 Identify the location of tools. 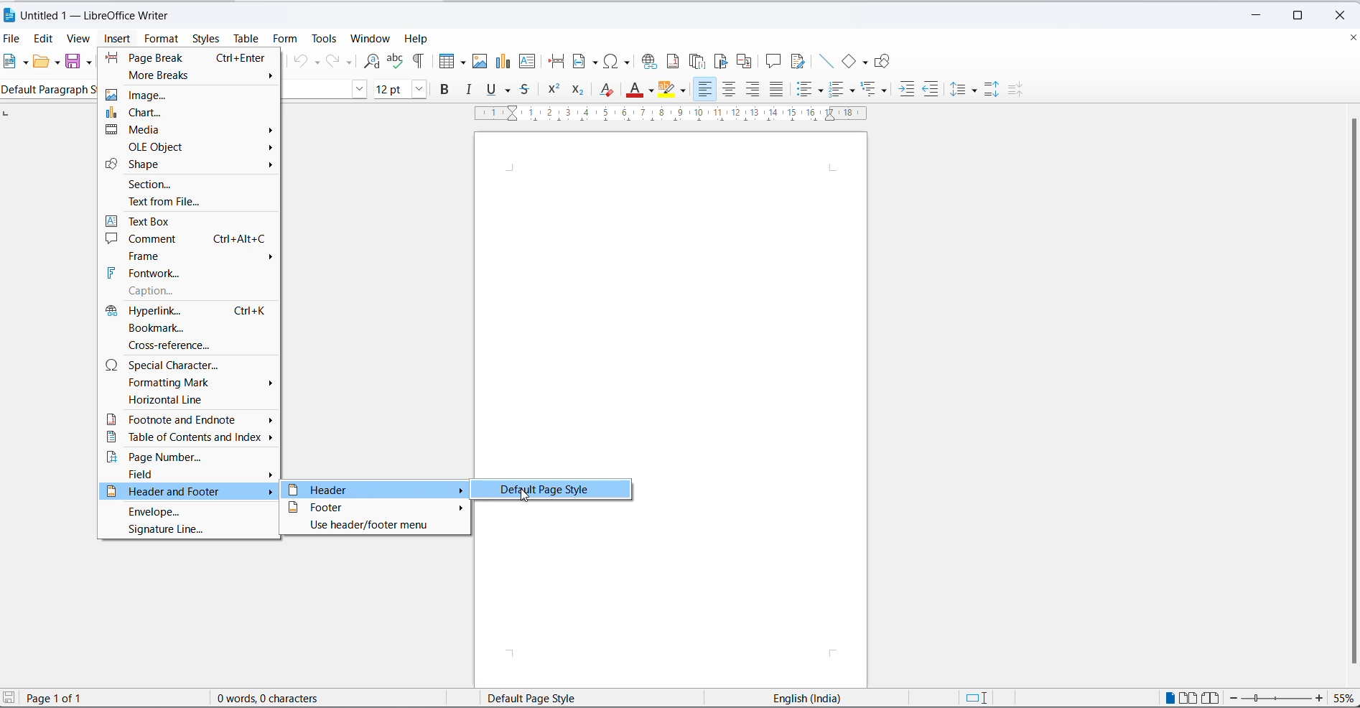
(325, 39).